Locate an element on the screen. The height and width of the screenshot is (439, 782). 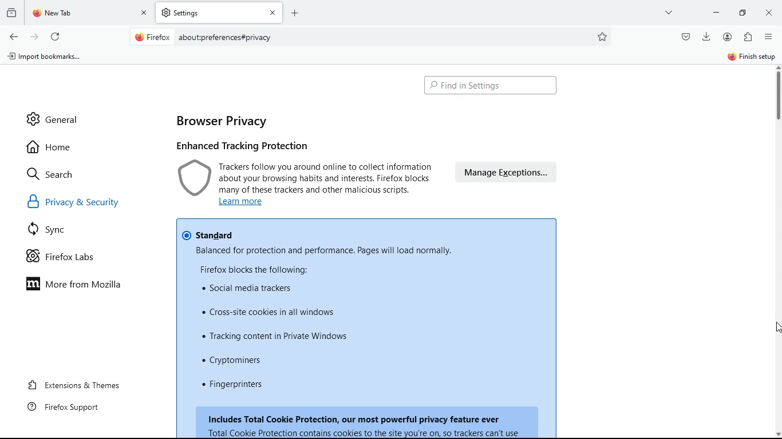
browser privacy is located at coordinates (224, 121).